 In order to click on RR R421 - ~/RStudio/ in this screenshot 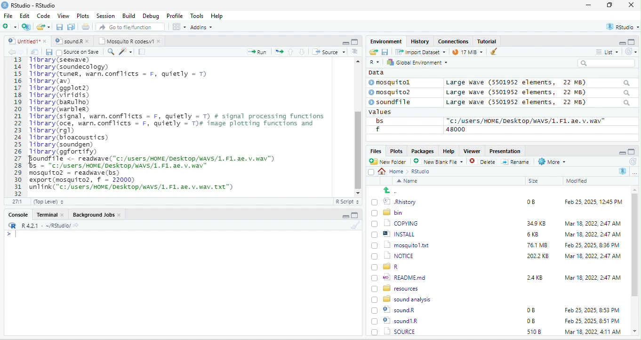, I will do `click(41, 227)`.